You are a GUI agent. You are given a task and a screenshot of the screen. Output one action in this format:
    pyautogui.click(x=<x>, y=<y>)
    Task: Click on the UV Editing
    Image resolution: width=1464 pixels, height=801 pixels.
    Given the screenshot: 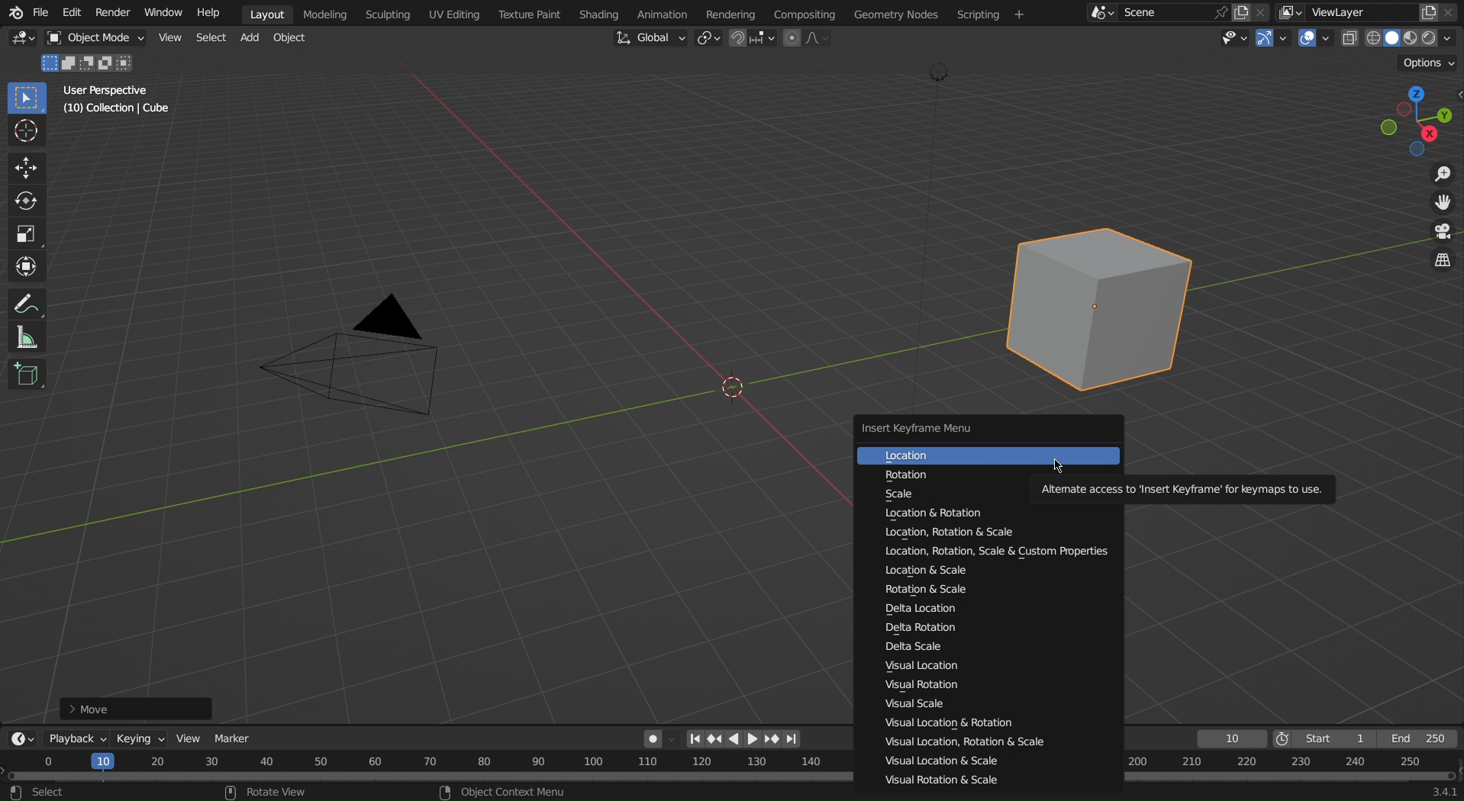 What is the action you would take?
    pyautogui.click(x=453, y=14)
    